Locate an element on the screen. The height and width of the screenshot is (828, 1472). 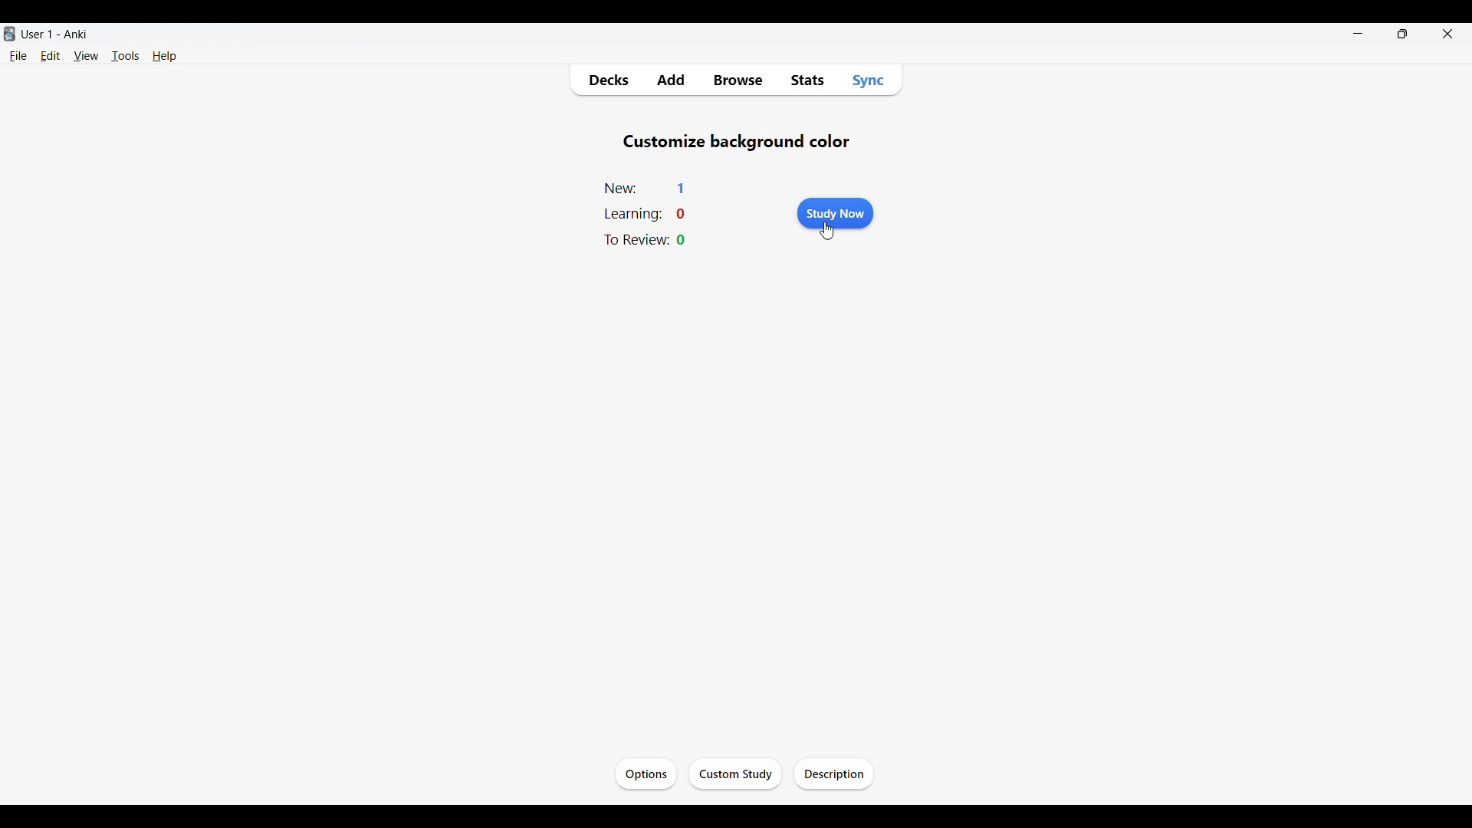
User and software name is located at coordinates (54, 34).